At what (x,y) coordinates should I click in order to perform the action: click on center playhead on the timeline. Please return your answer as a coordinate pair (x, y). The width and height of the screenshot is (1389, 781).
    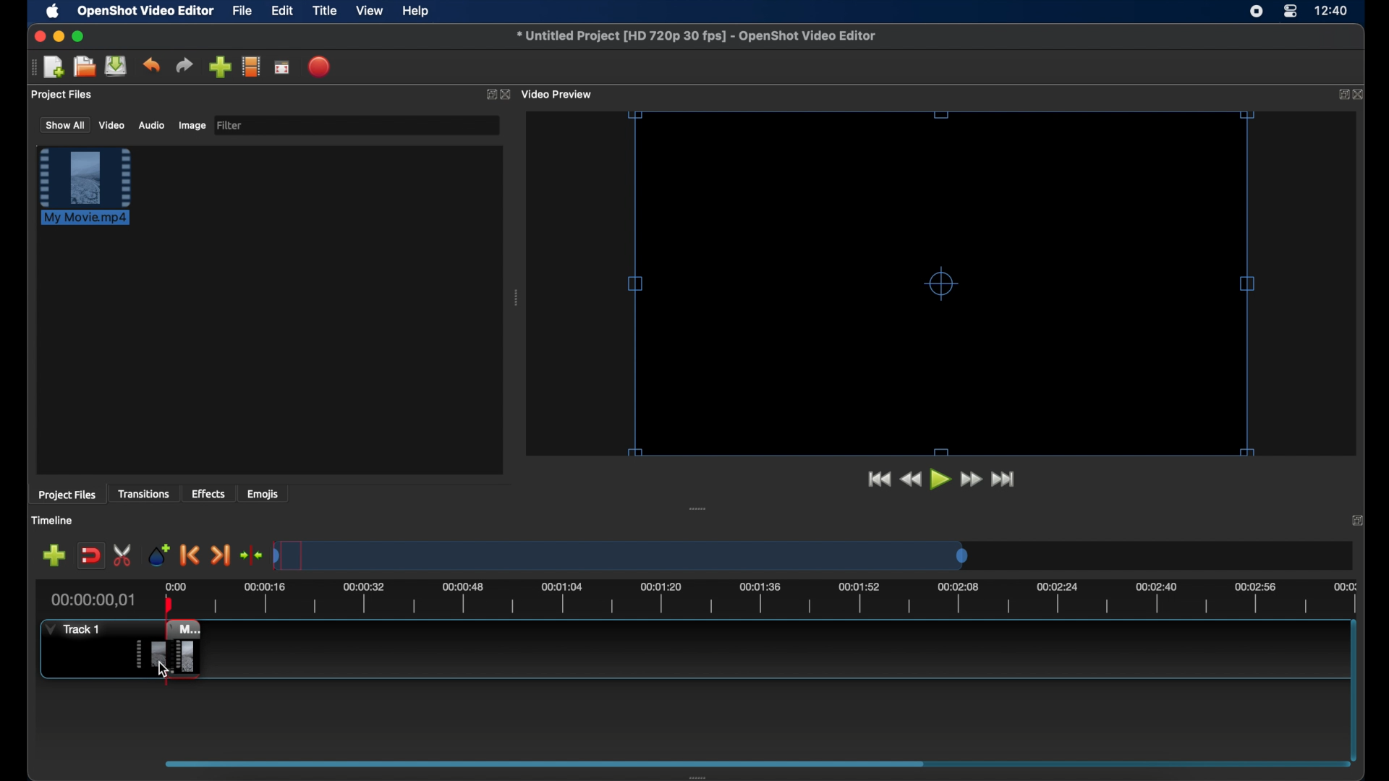
    Looking at the image, I should click on (250, 555).